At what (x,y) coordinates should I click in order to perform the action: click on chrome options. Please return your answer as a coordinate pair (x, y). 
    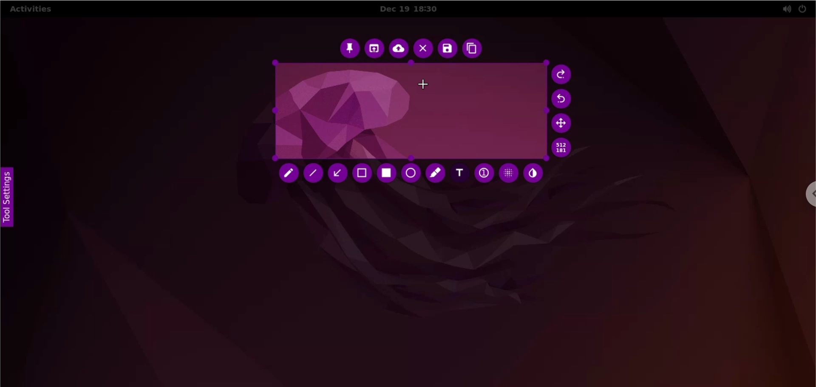
    Looking at the image, I should click on (807, 194).